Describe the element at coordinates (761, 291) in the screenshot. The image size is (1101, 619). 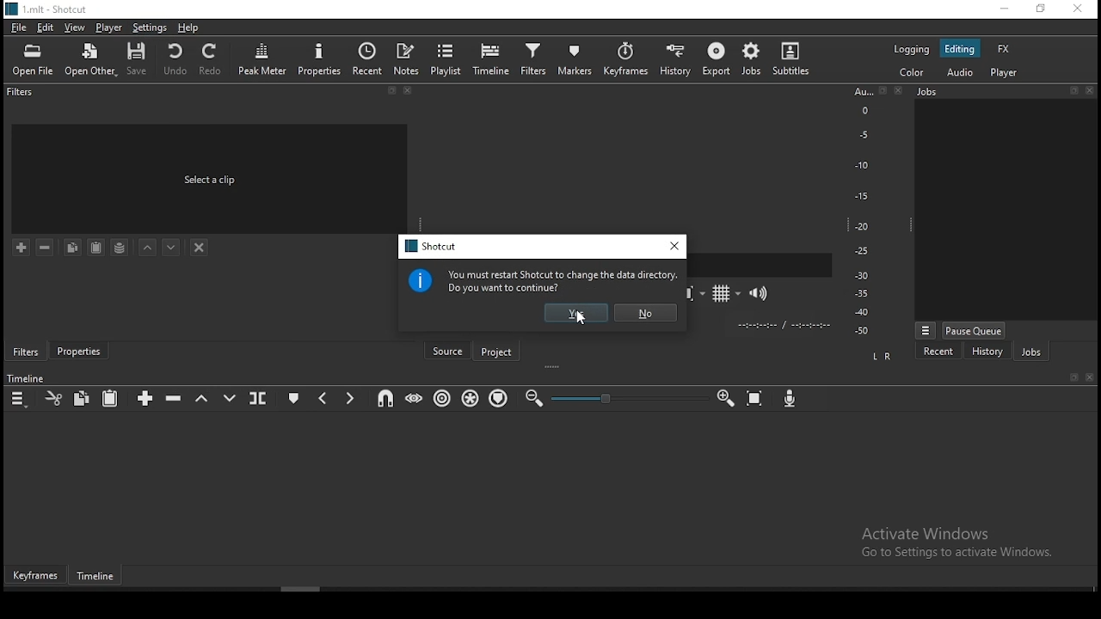
I see `show volume control` at that location.